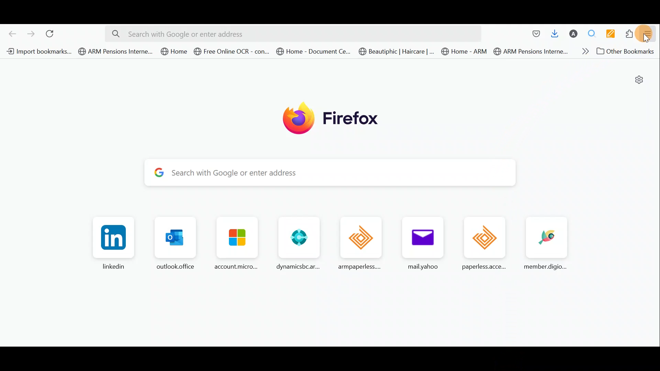 The width and height of the screenshot is (660, 371). Describe the element at coordinates (158, 173) in the screenshot. I see `google logo` at that location.